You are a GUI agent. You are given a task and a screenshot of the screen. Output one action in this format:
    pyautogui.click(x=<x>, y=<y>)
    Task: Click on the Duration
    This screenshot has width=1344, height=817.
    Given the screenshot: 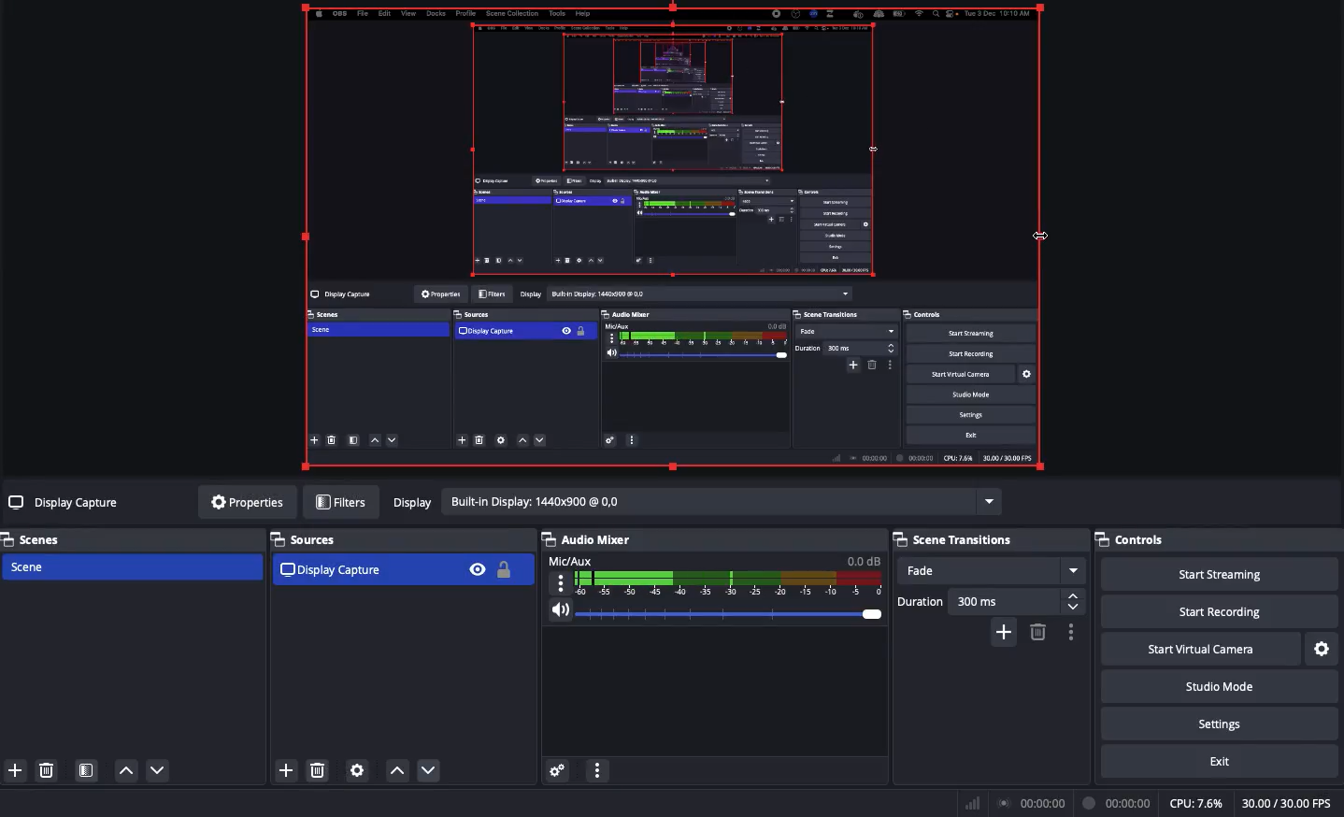 What is the action you would take?
    pyautogui.click(x=991, y=601)
    